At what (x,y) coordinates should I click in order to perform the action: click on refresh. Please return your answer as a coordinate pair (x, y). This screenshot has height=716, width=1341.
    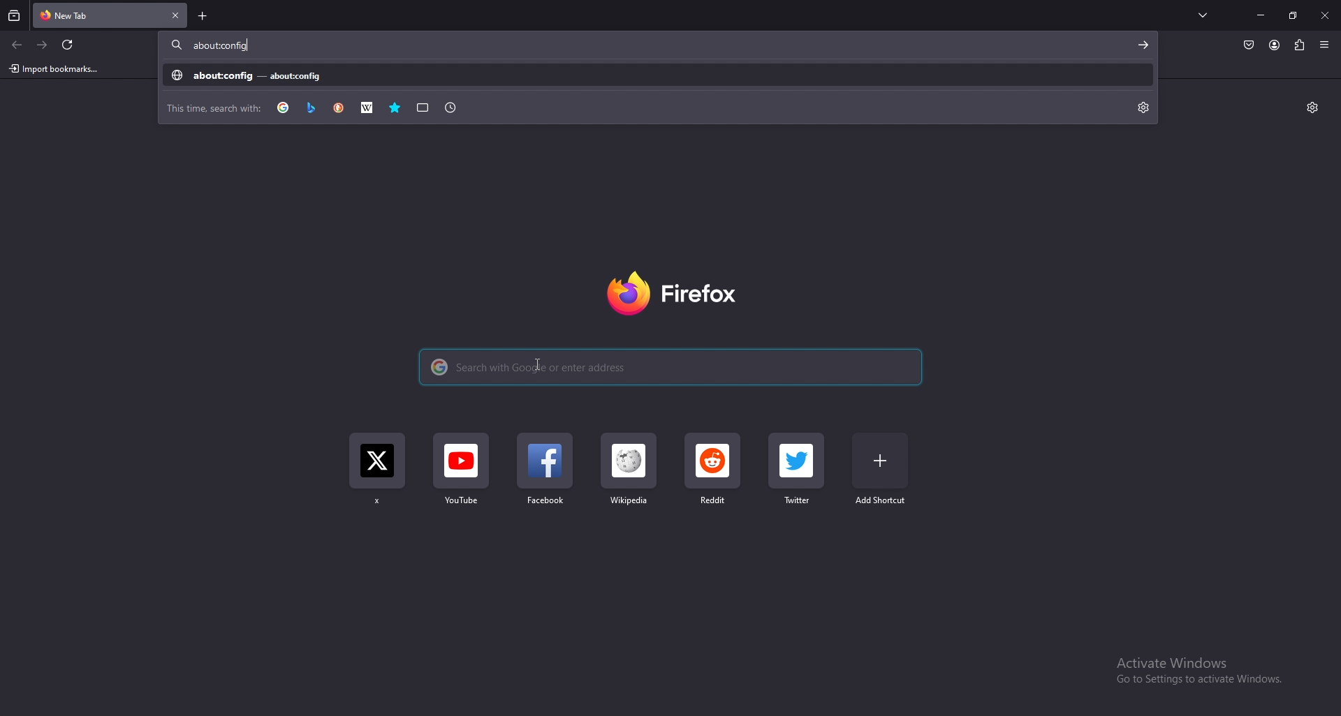
    Looking at the image, I should click on (67, 45).